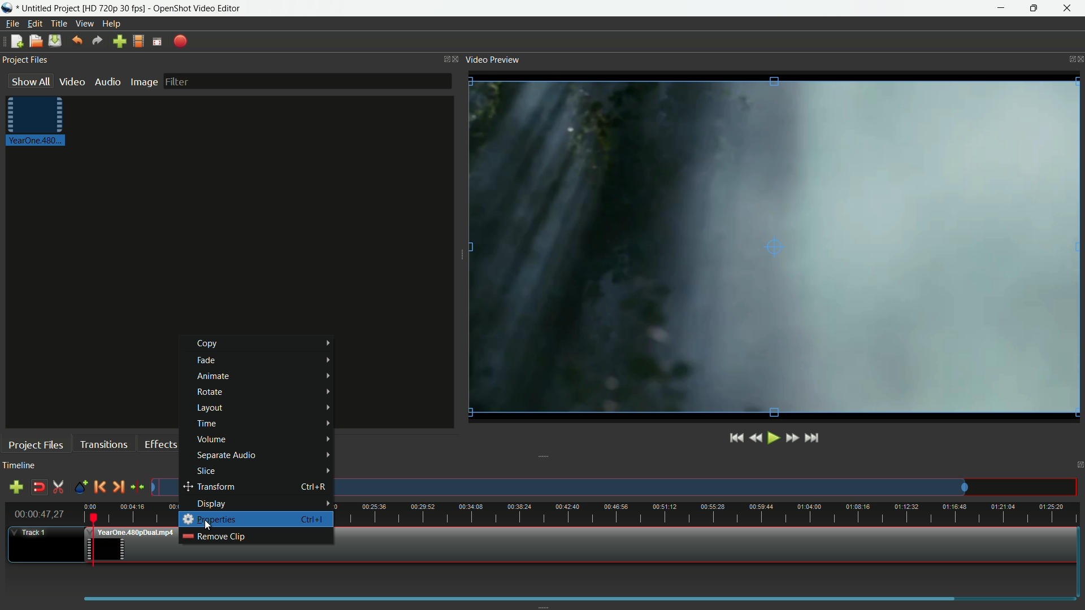 The width and height of the screenshot is (1085, 610). What do you see at coordinates (262, 440) in the screenshot?
I see `volume` at bounding box center [262, 440].